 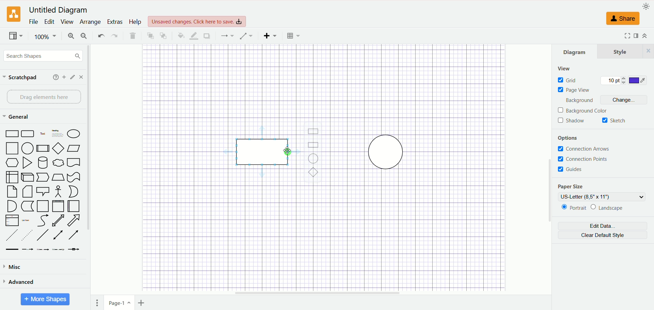 What do you see at coordinates (549, 170) in the screenshot?
I see `vertical scroll bar` at bounding box center [549, 170].